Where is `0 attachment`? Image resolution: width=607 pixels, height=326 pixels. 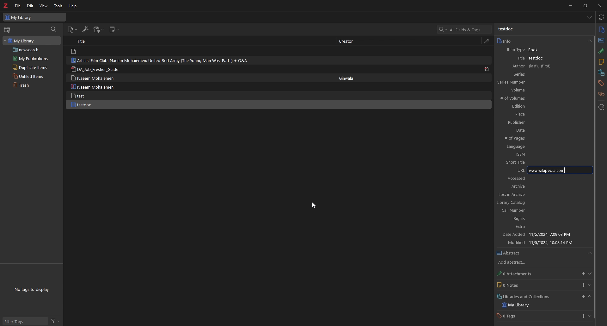
0 attachment is located at coordinates (517, 274).